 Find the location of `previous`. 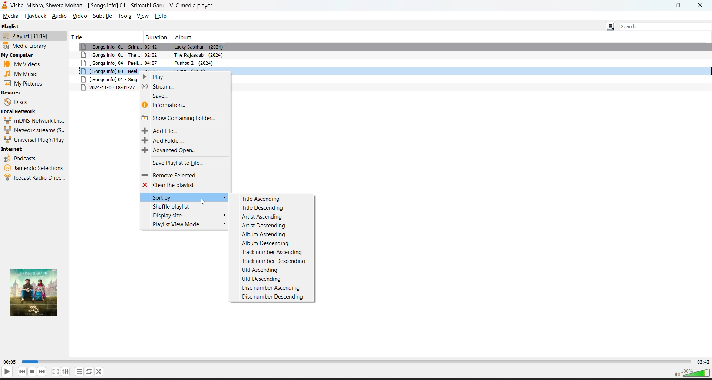

previous is located at coordinates (22, 371).